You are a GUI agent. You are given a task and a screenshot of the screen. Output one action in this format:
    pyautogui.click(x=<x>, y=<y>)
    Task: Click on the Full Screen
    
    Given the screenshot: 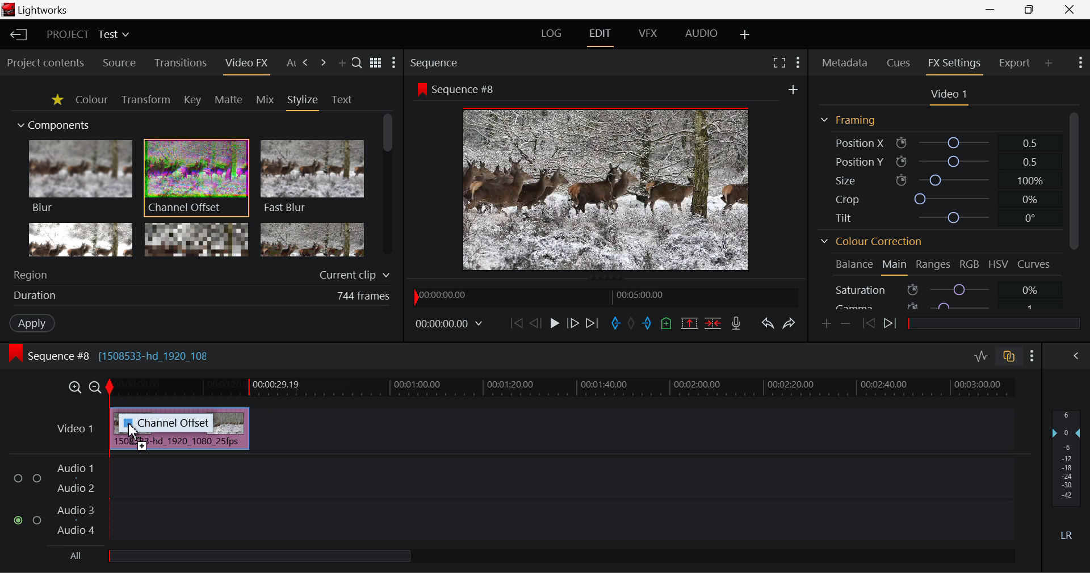 What is the action you would take?
    pyautogui.click(x=779, y=64)
    